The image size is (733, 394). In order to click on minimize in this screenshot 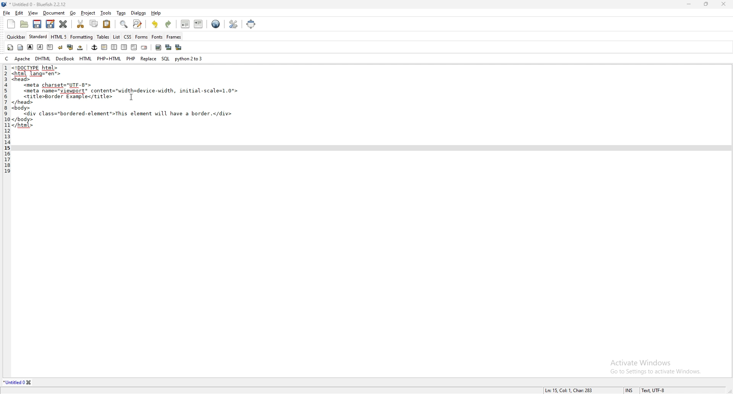, I will do `click(690, 4)`.